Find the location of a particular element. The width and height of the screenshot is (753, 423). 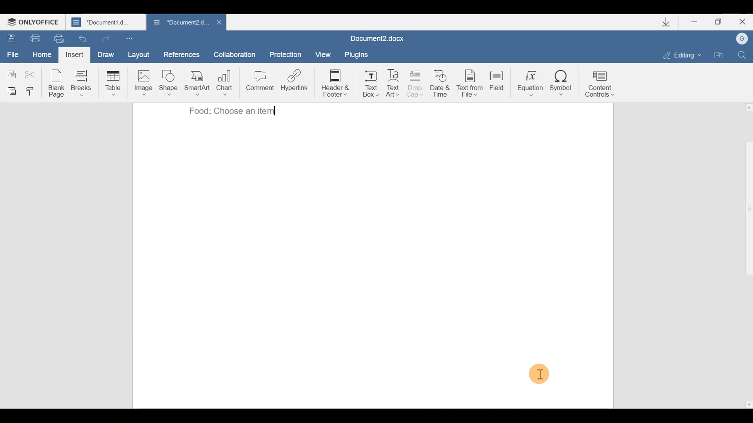

Text box is located at coordinates (369, 82).